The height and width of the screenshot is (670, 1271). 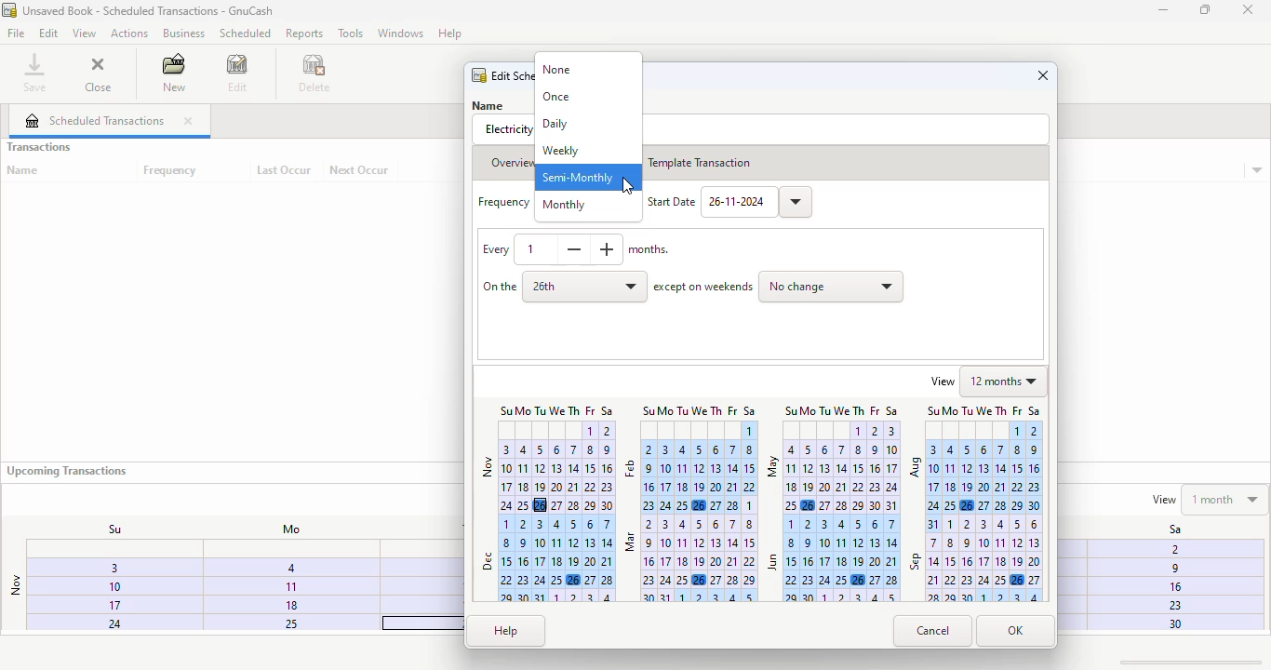 I want to click on view 1 month, so click(x=1208, y=498).